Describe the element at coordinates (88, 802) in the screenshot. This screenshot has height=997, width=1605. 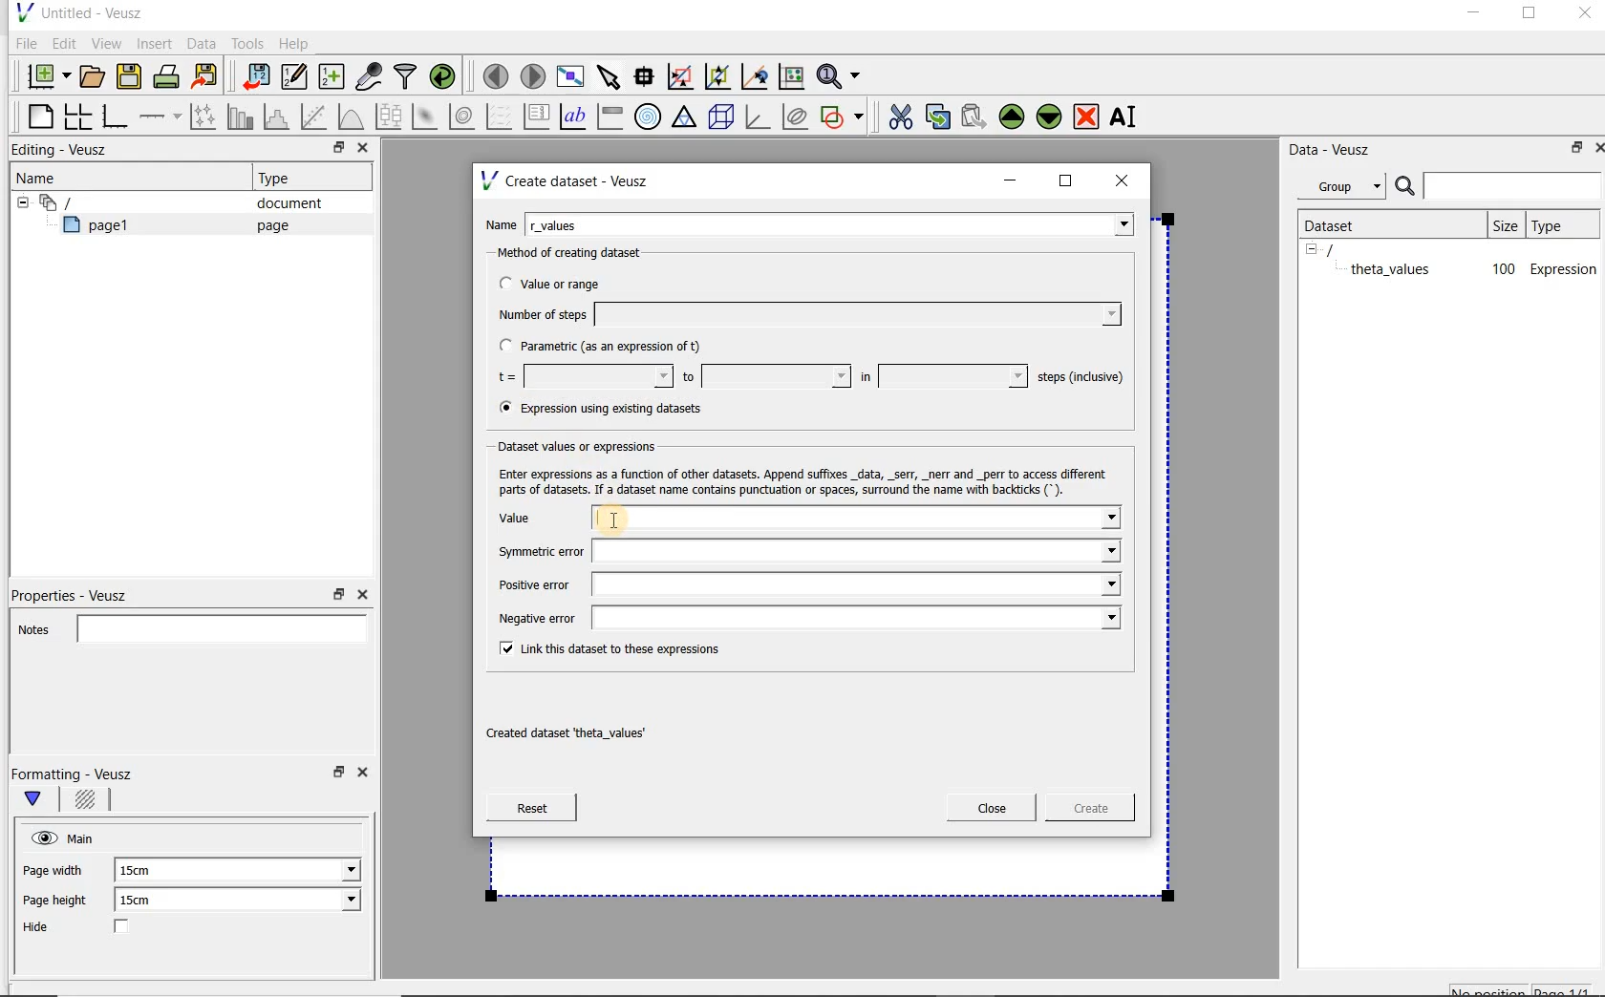
I see `Background` at that location.